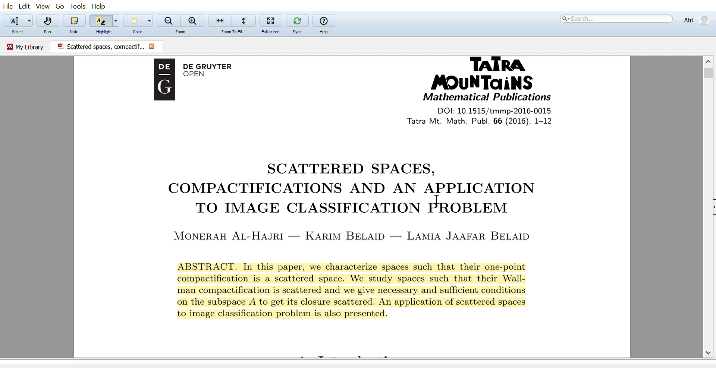 Image resolution: width=716 pixels, height=368 pixels. I want to click on Sync, so click(297, 32).